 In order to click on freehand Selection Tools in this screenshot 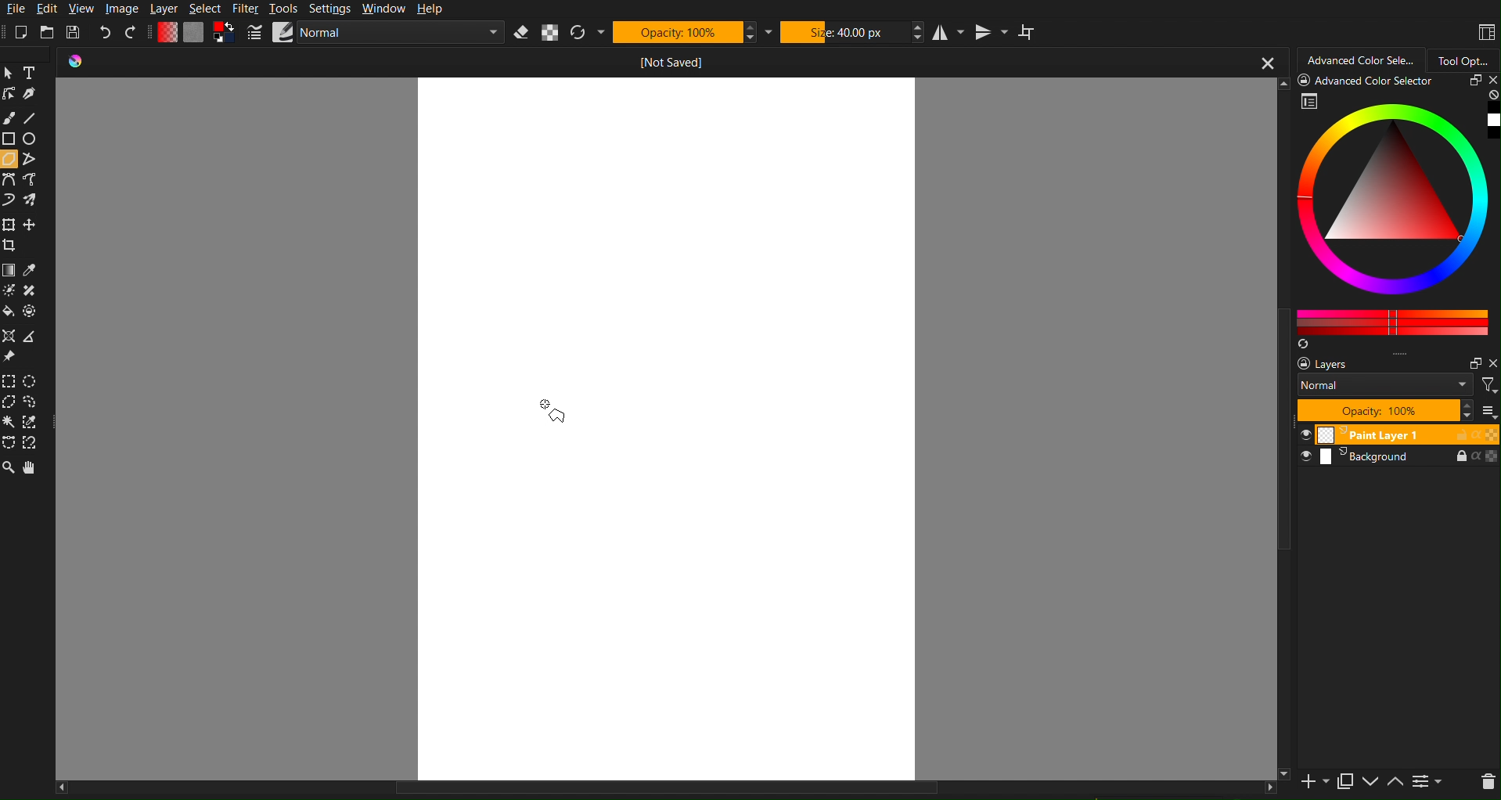, I will do `click(37, 403)`.